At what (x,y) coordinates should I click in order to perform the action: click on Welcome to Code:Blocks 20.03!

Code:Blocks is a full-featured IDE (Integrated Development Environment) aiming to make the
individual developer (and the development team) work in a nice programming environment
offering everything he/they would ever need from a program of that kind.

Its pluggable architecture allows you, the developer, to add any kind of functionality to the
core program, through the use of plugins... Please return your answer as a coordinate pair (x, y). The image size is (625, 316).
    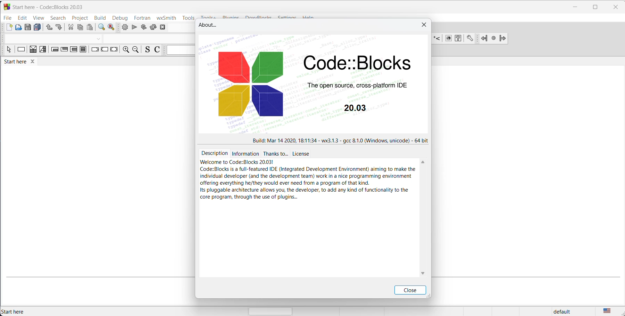
    Looking at the image, I should click on (307, 181).